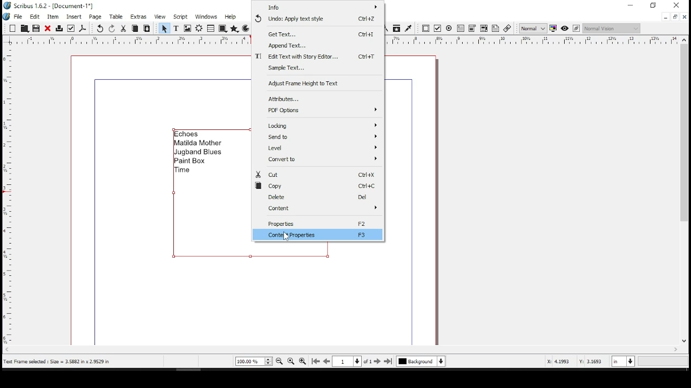 Image resolution: width=691 pixels, height=388 pixels. Describe the element at coordinates (211, 29) in the screenshot. I see `table` at that location.